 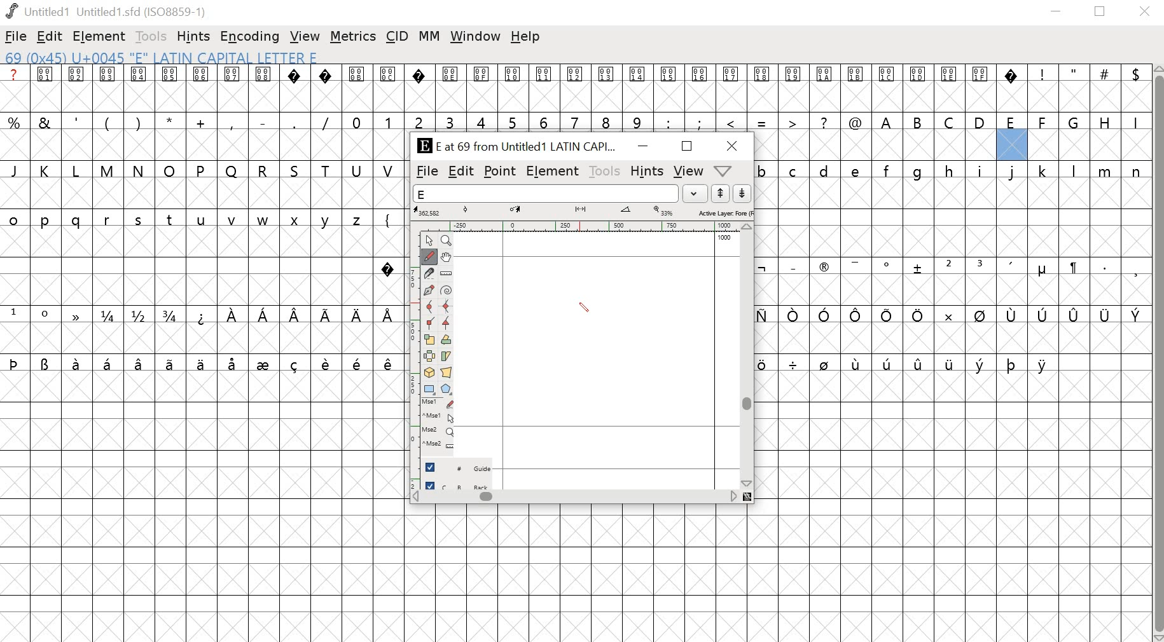 What do you see at coordinates (461, 172) in the screenshot?
I see `edit` at bounding box center [461, 172].